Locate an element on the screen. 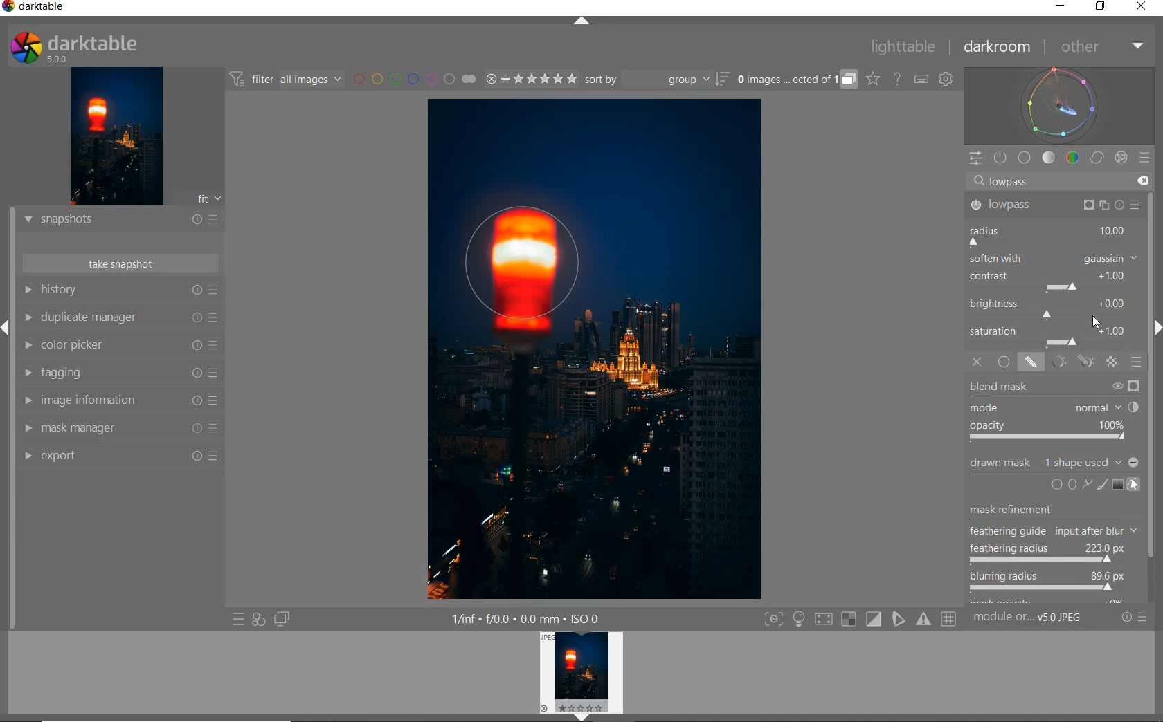 Image resolution: width=1163 pixels, height=722 pixels. HISTORY is located at coordinates (119, 291).